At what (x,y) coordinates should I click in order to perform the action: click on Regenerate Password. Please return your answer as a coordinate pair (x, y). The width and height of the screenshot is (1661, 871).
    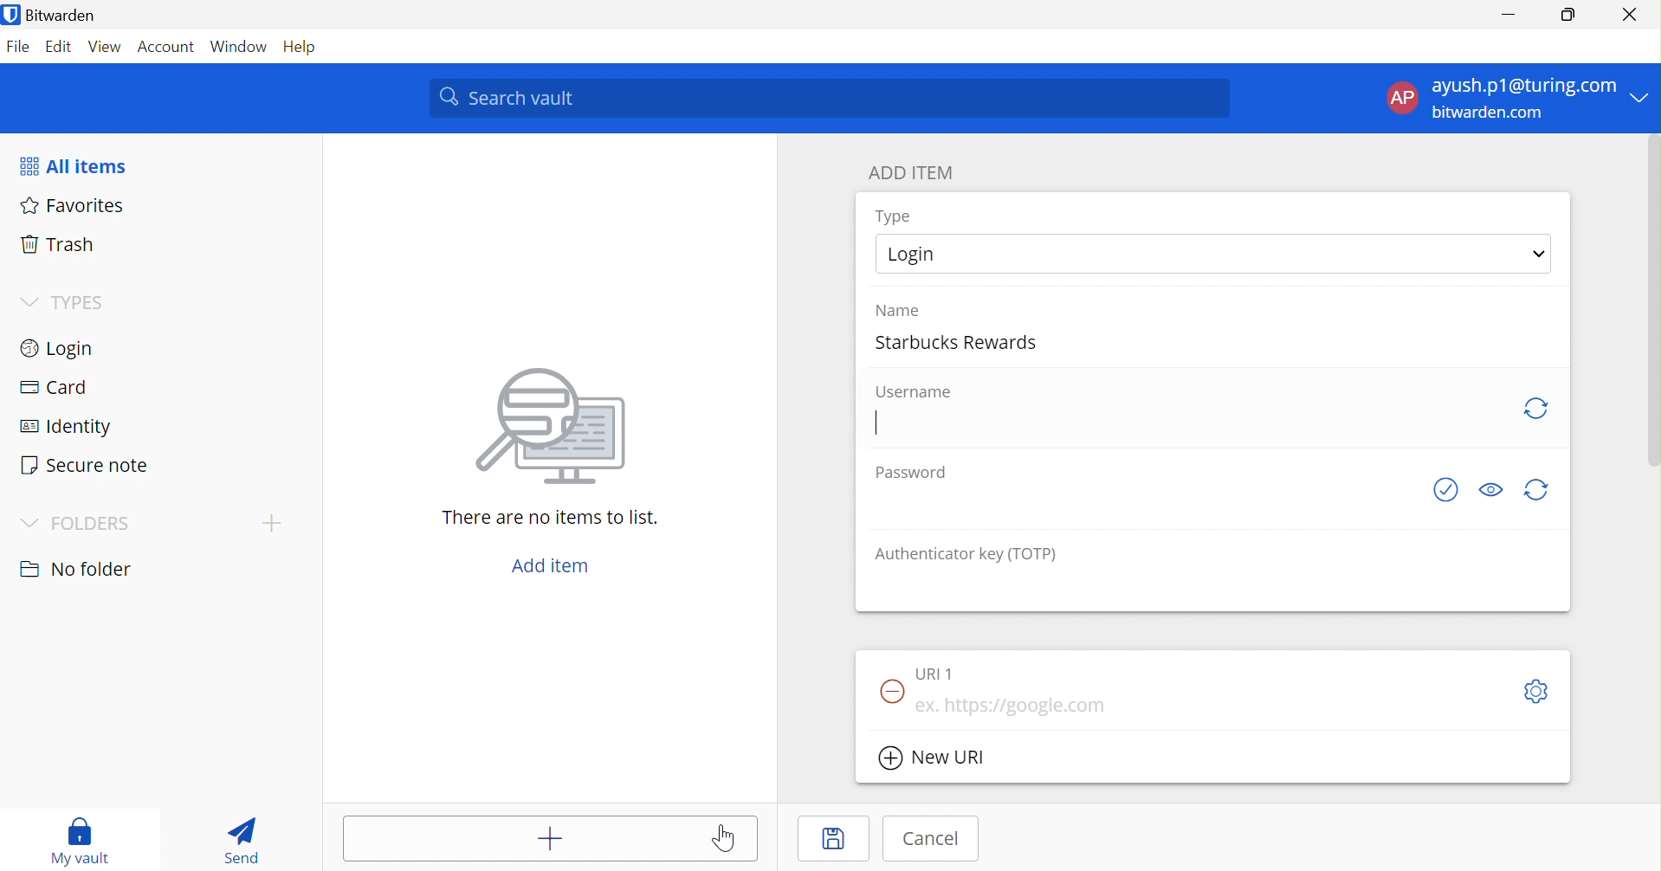
    Looking at the image, I should click on (1537, 490).